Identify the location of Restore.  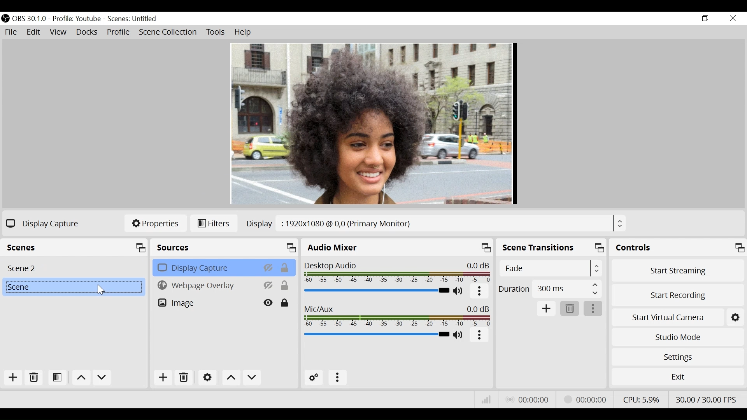
(705, 19).